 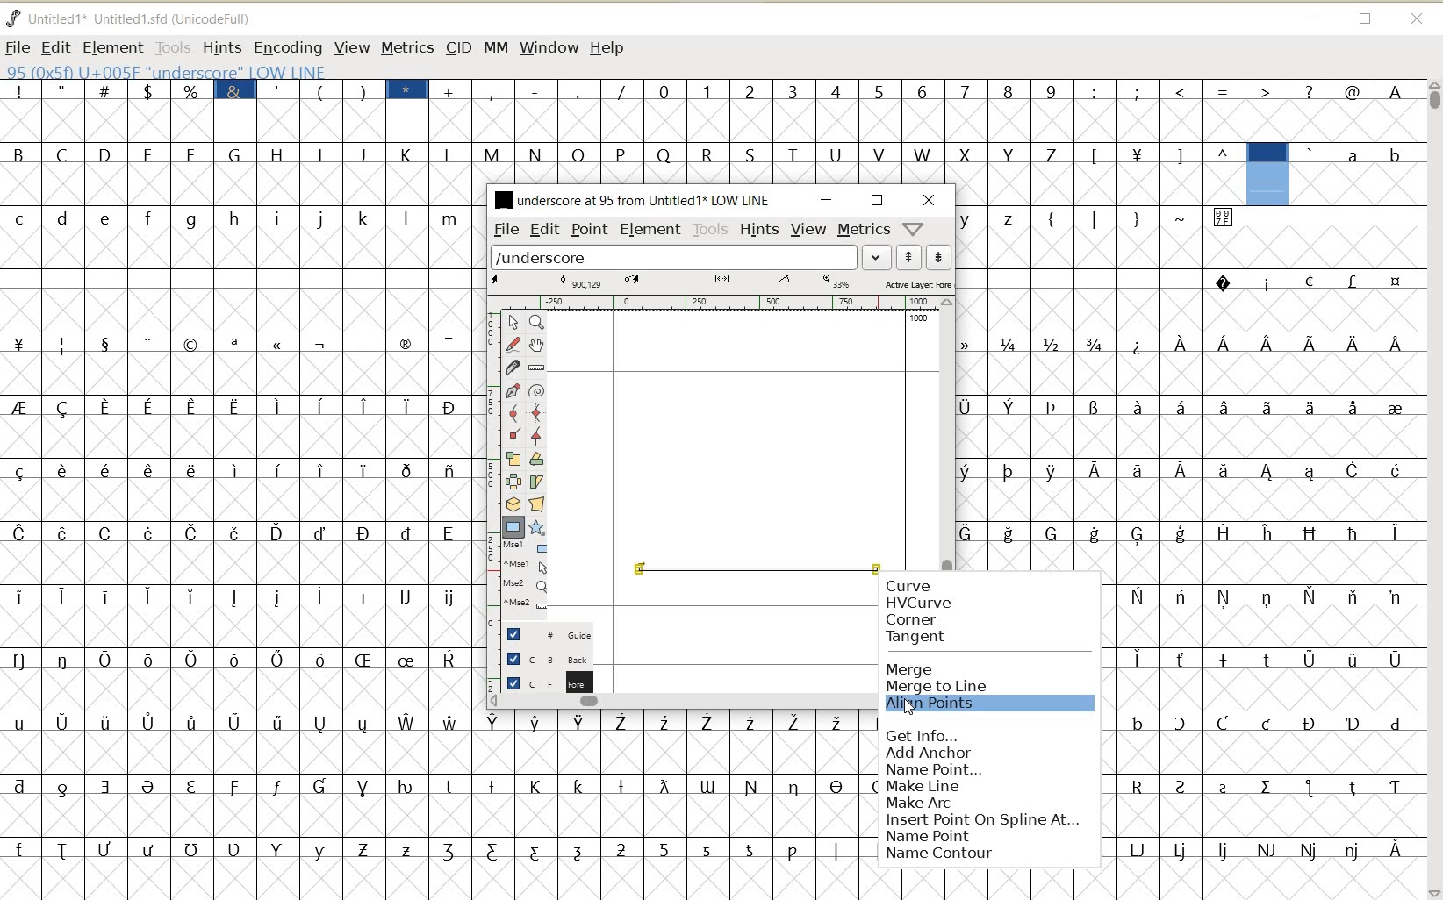 I want to click on SCROLLBAR, so click(x=1432, y=489).